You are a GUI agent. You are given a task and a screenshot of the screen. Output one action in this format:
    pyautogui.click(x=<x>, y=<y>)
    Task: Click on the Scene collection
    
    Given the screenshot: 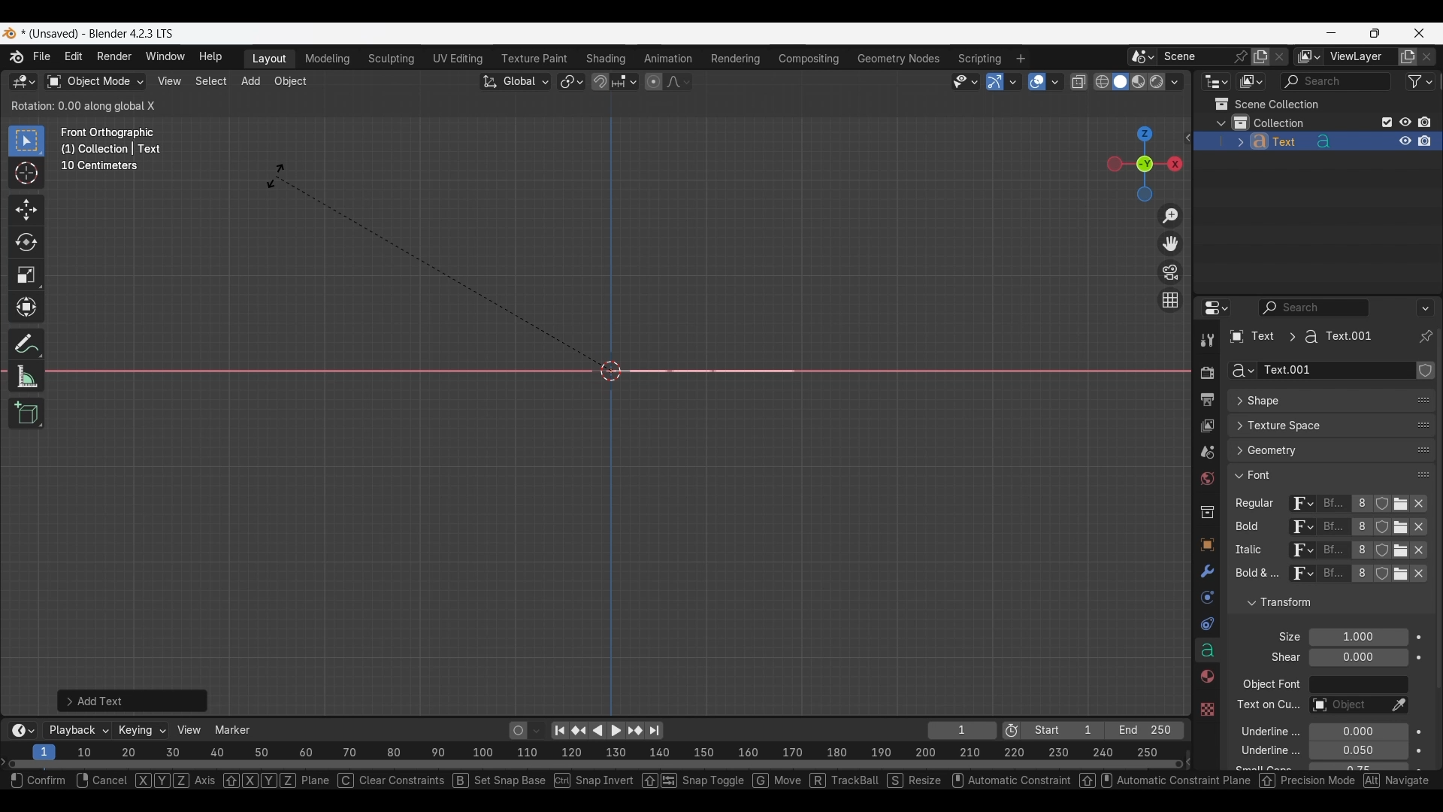 What is the action you would take?
    pyautogui.click(x=1266, y=104)
    